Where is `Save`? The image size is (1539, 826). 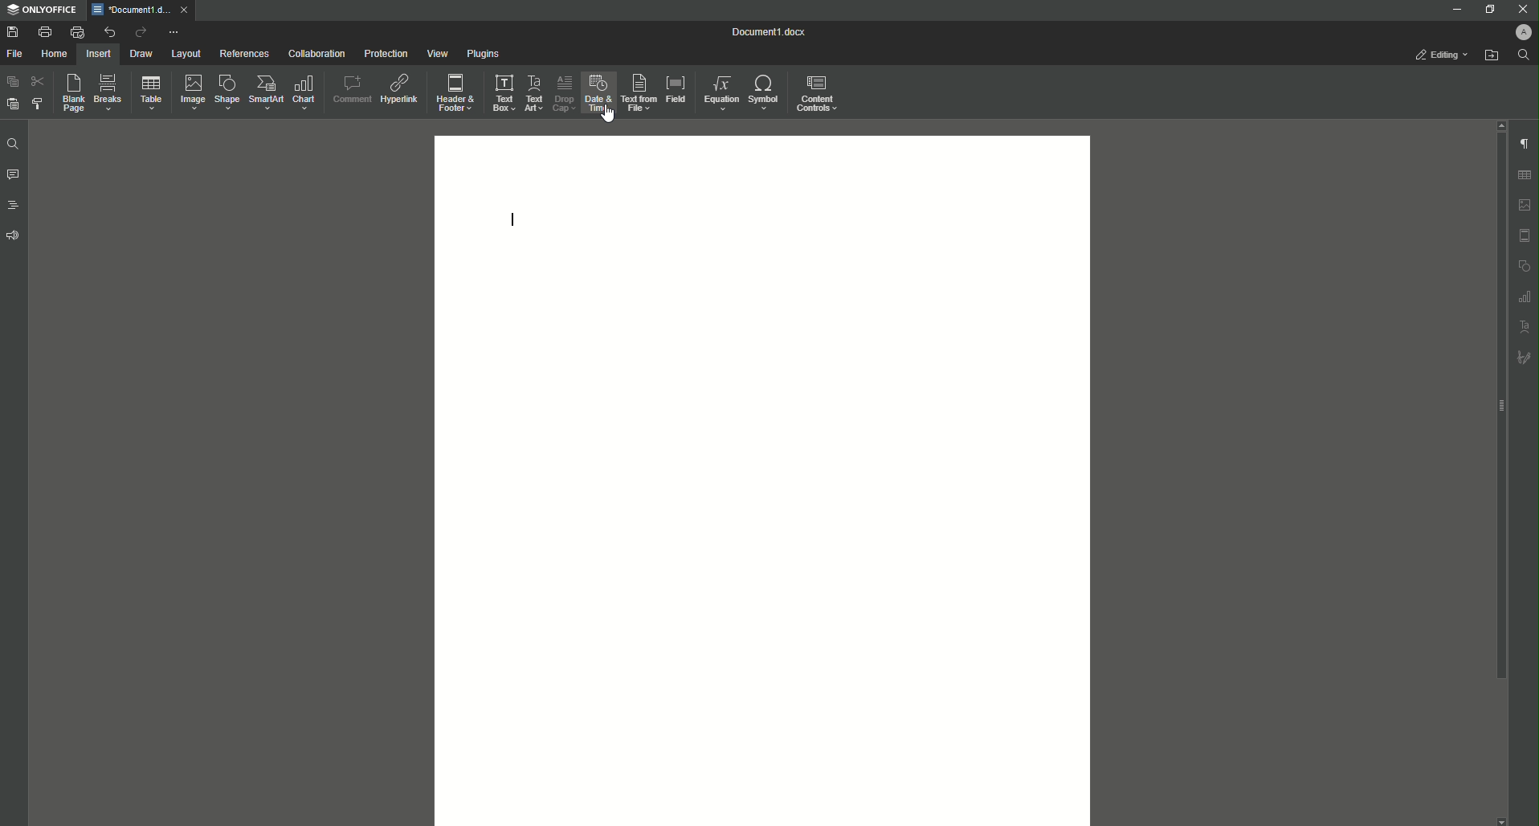 Save is located at coordinates (12, 31).